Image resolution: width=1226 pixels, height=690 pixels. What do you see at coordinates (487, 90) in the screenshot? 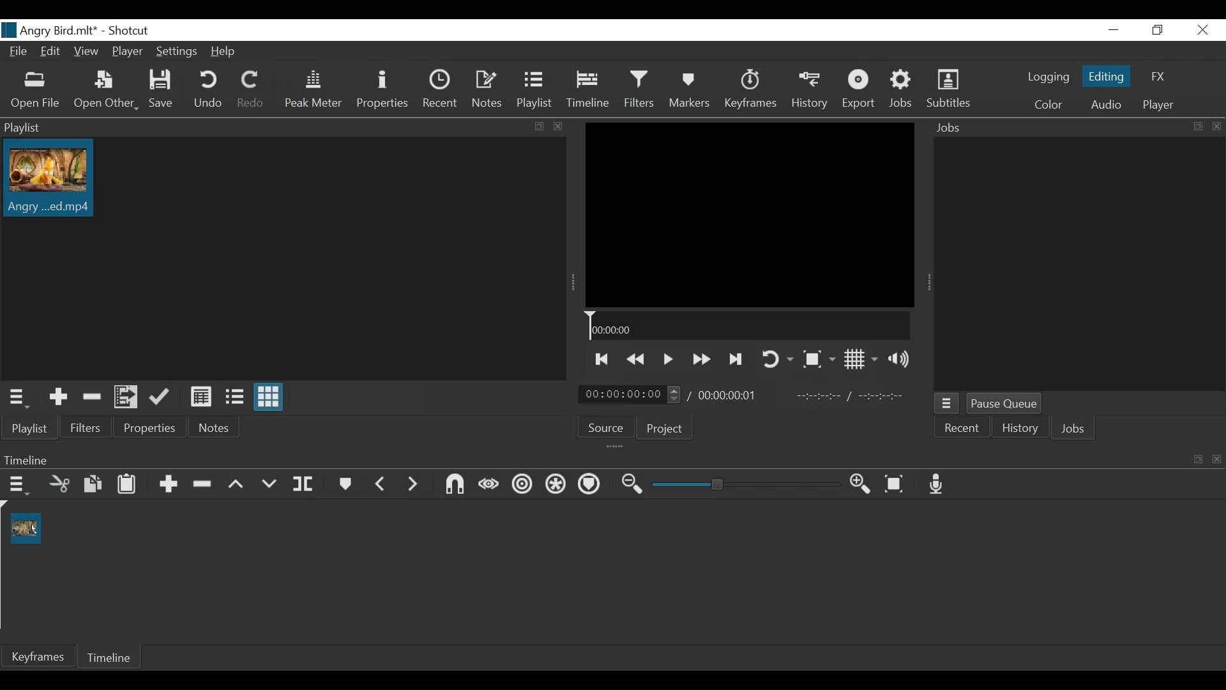
I see `Notes` at bounding box center [487, 90].